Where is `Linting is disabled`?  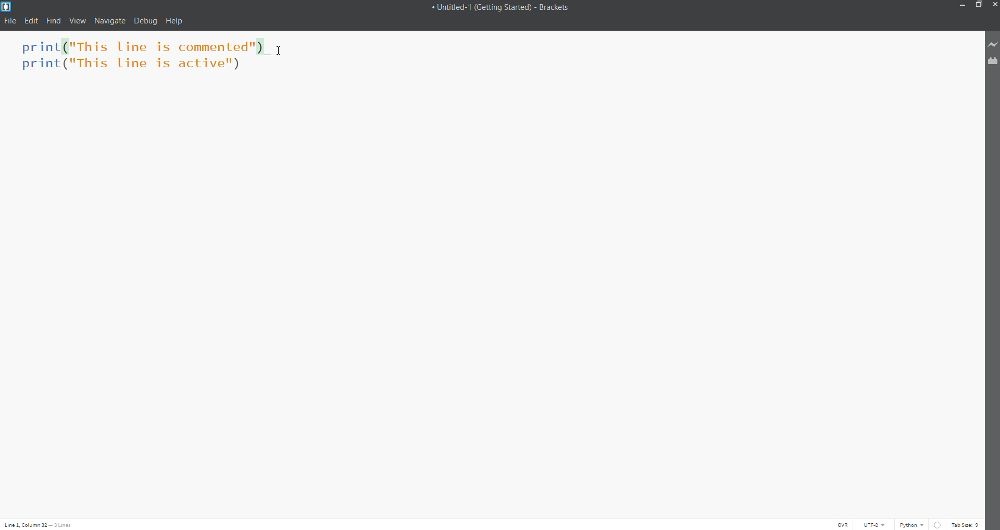 Linting is disabled is located at coordinates (938, 525).